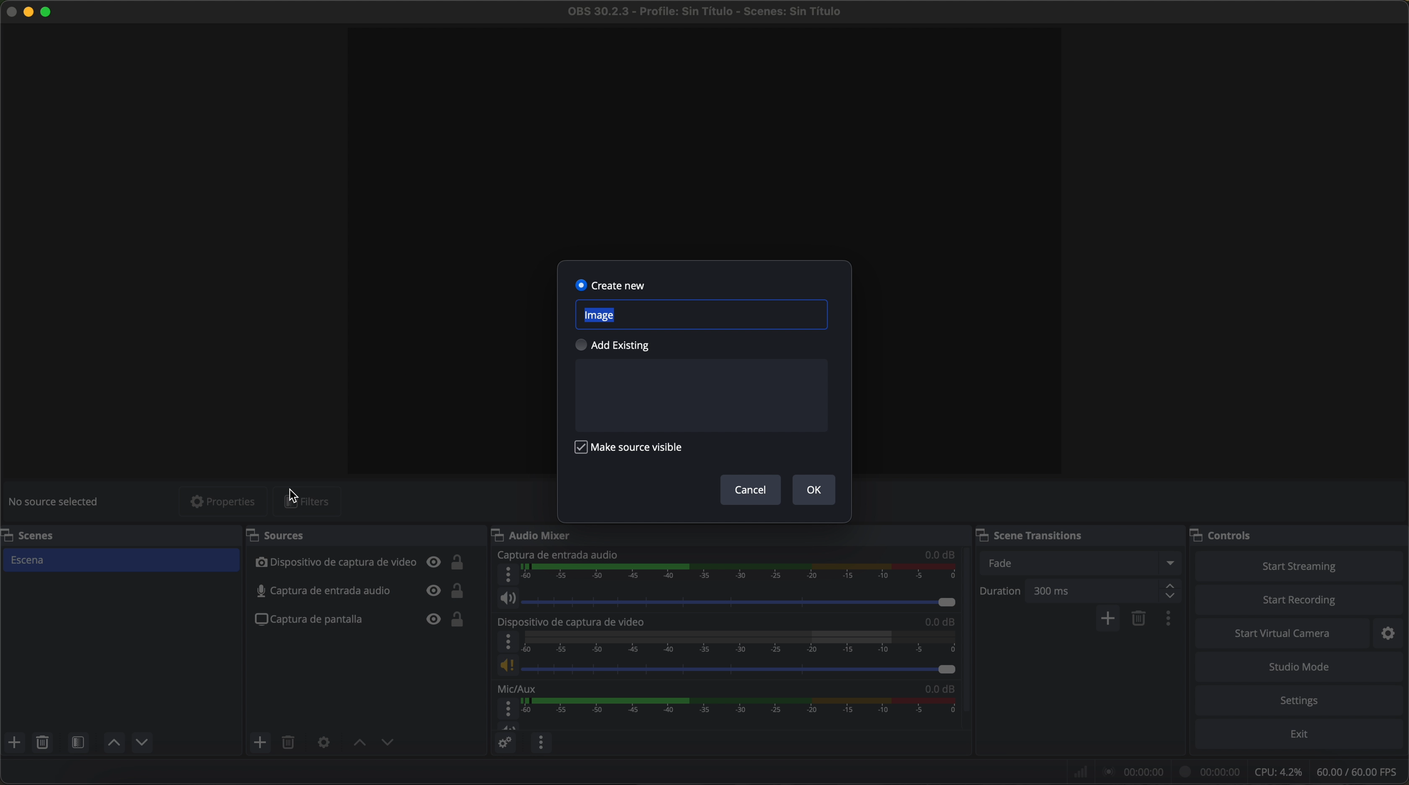 The image size is (1409, 785). What do you see at coordinates (1043, 534) in the screenshot?
I see `scene transitions` at bounding box center [1043, 534].